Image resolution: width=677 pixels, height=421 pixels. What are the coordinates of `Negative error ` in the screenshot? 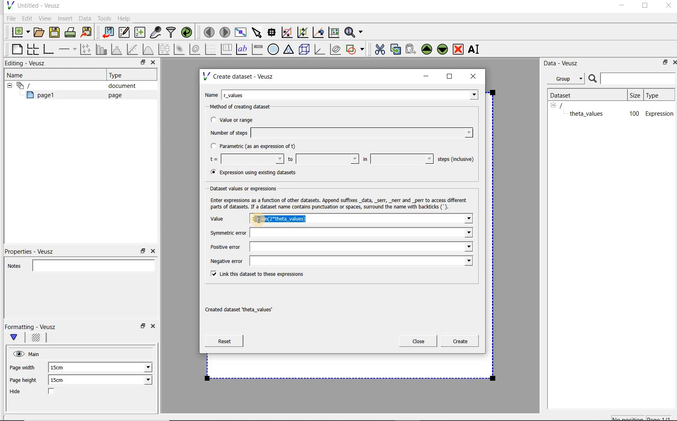 It's located at (338, 261).